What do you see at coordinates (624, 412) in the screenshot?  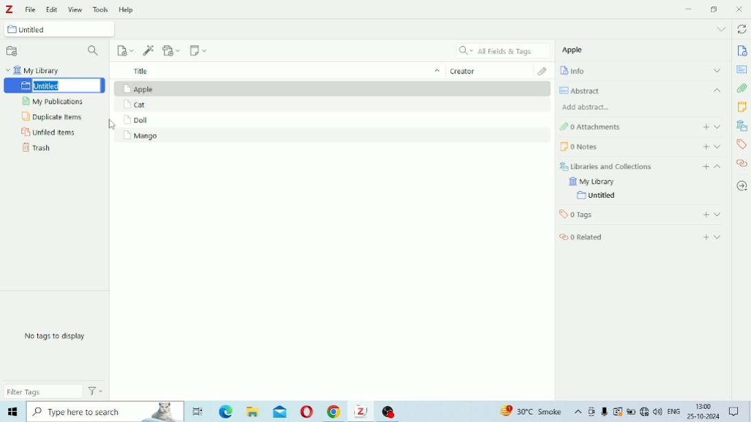 I see `` at bounding box center [624, 412].